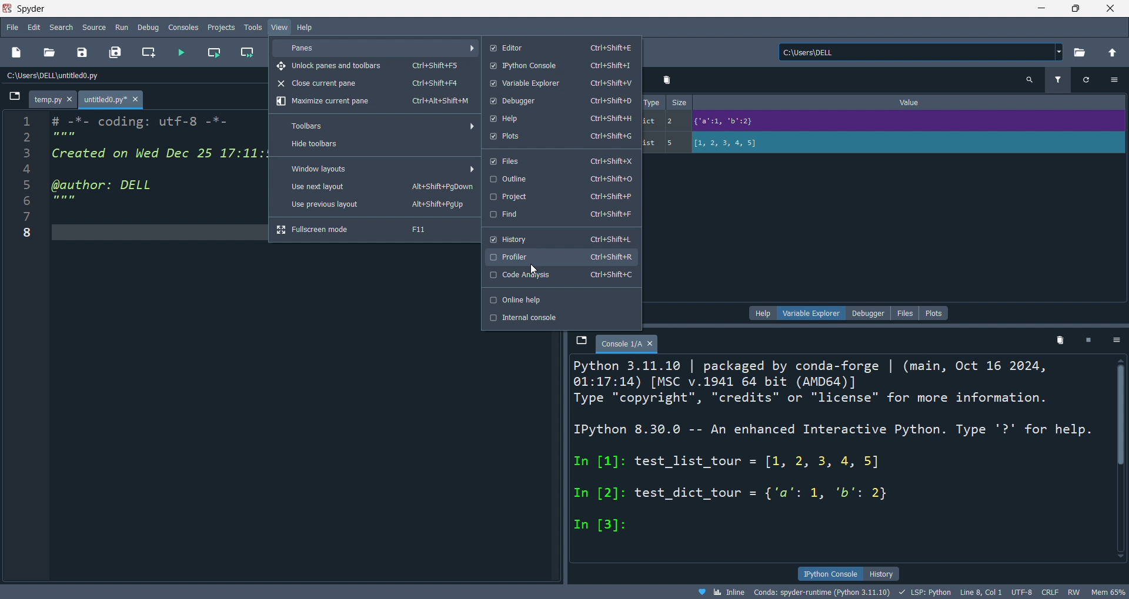 The height and width of the screenshot is (599, 1129). I want to click on debugger, so click(866, 313).